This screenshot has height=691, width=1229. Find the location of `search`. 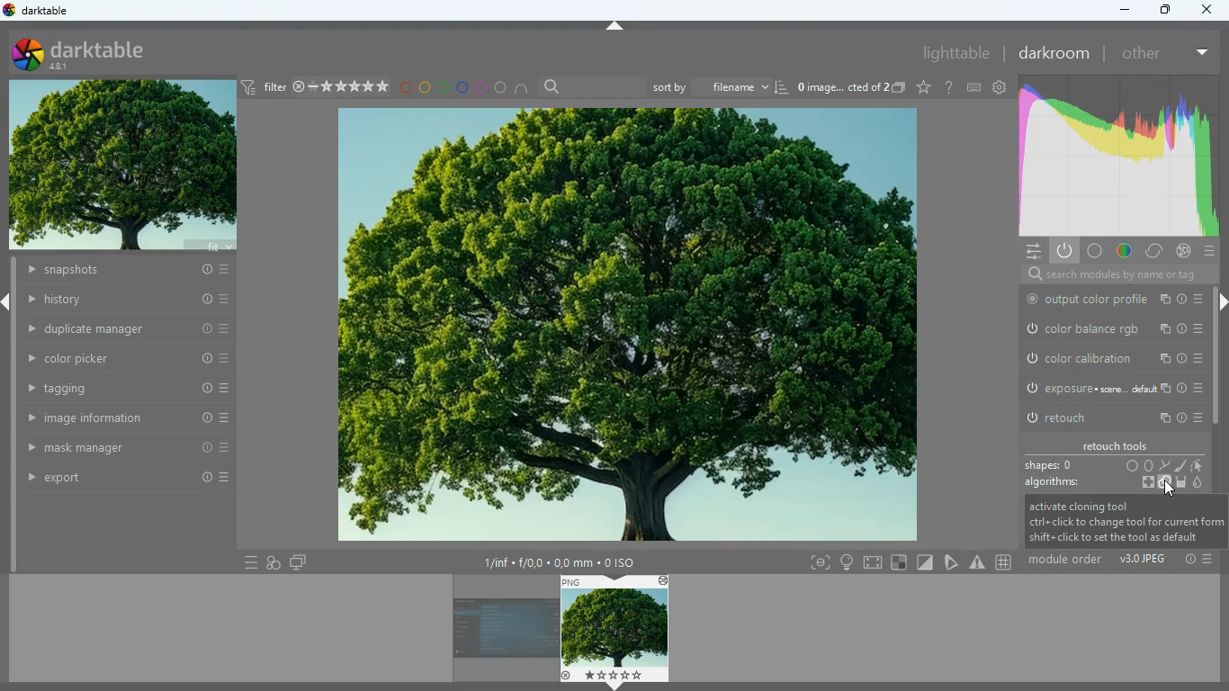

search is located at coordinates (591, 87).